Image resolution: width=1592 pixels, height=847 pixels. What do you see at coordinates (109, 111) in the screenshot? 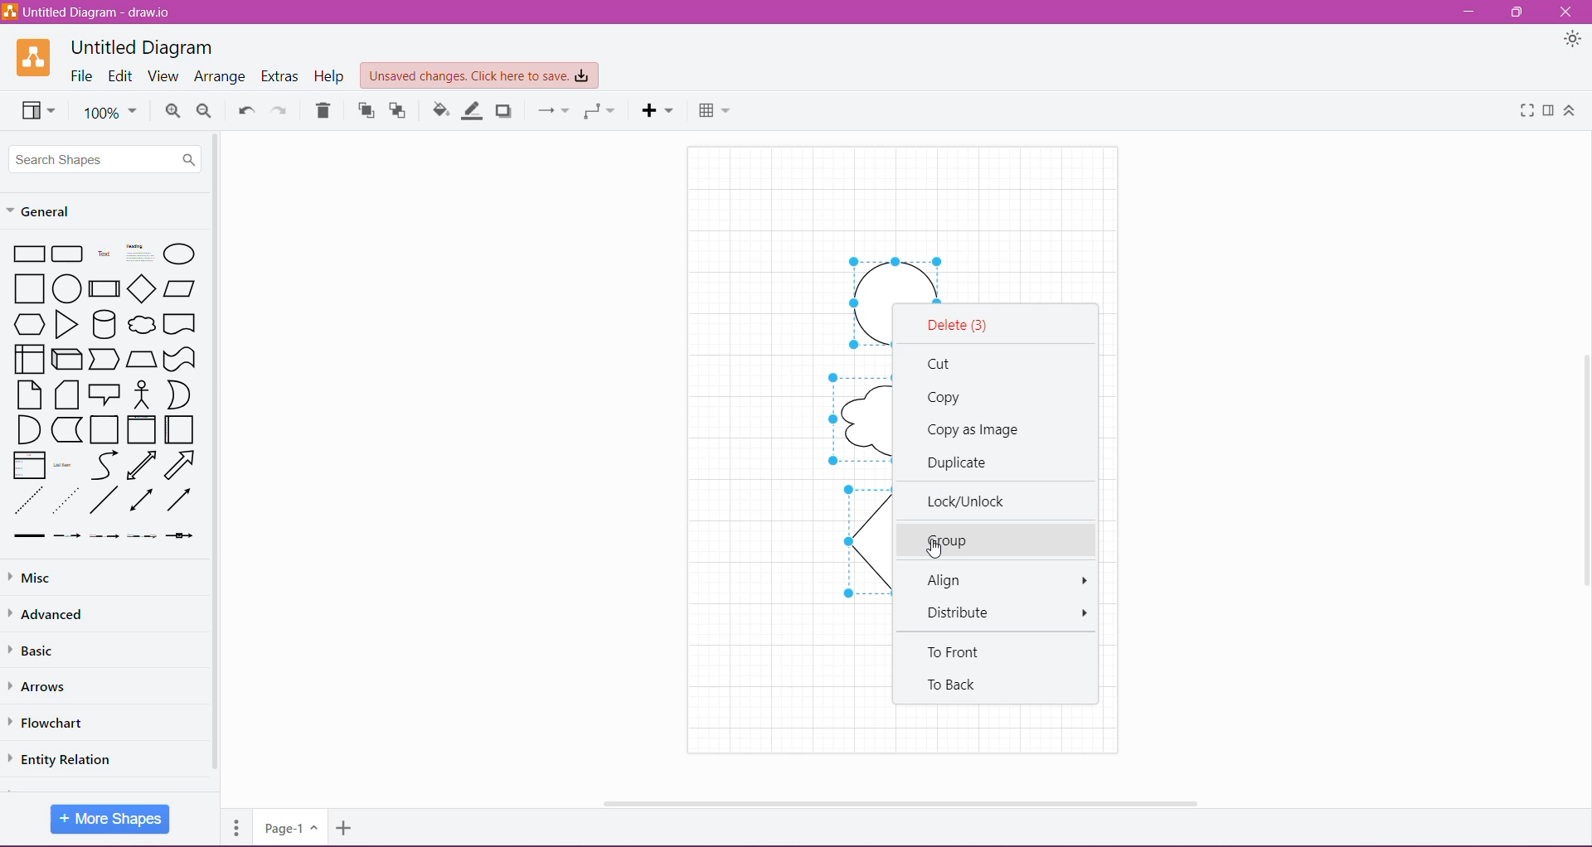
I see `Zoom` at bounding box center [109, 111].